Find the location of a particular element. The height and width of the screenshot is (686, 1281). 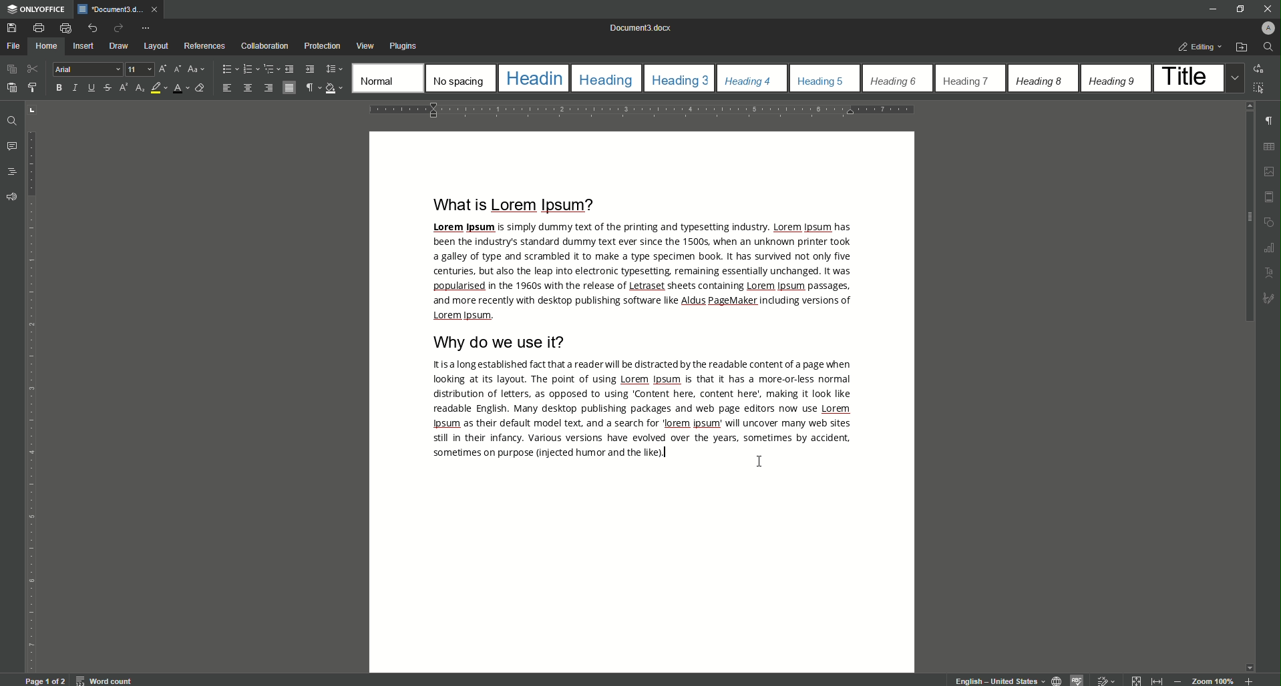

Shading is located at coordinates (333, 87).